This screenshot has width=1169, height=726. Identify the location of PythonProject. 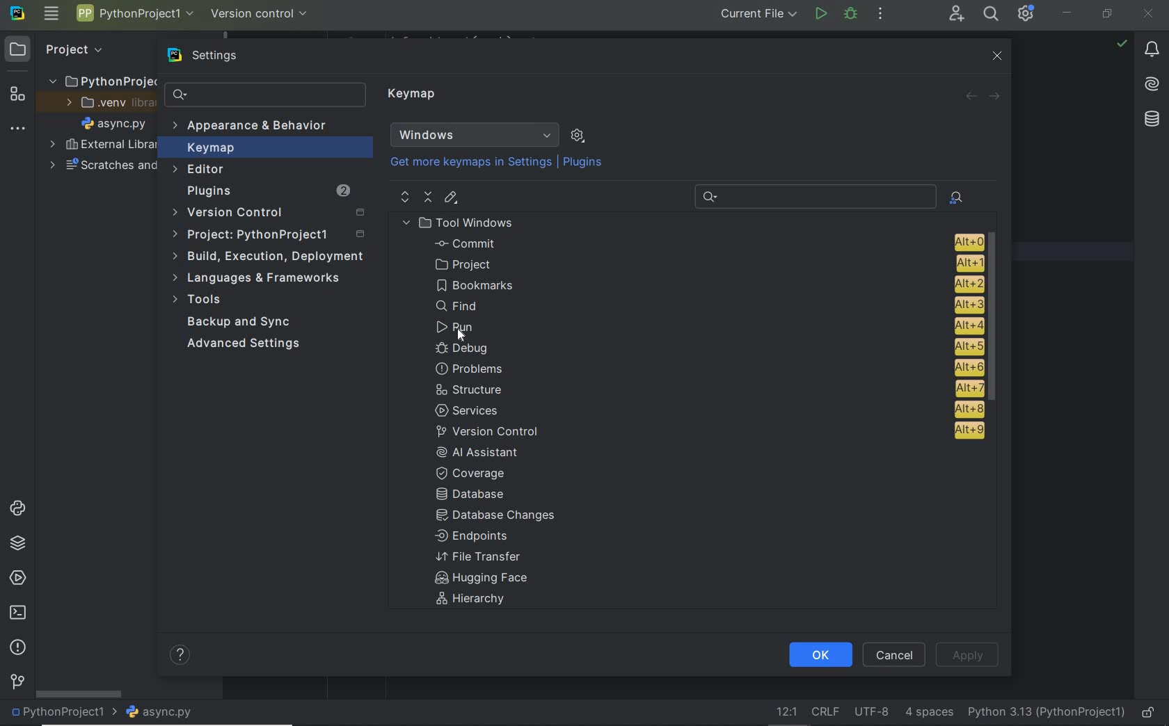
(102, 81).